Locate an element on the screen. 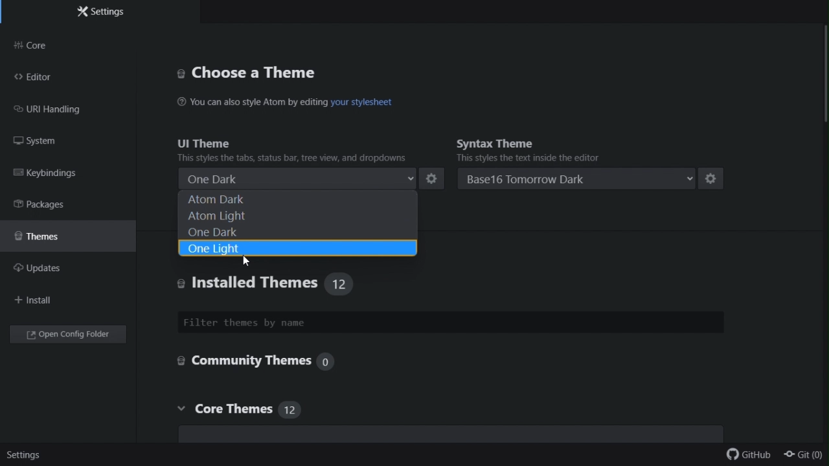 The height and width of the screenshot is (466, 829). key bindings is located at coordinates (68, 175).